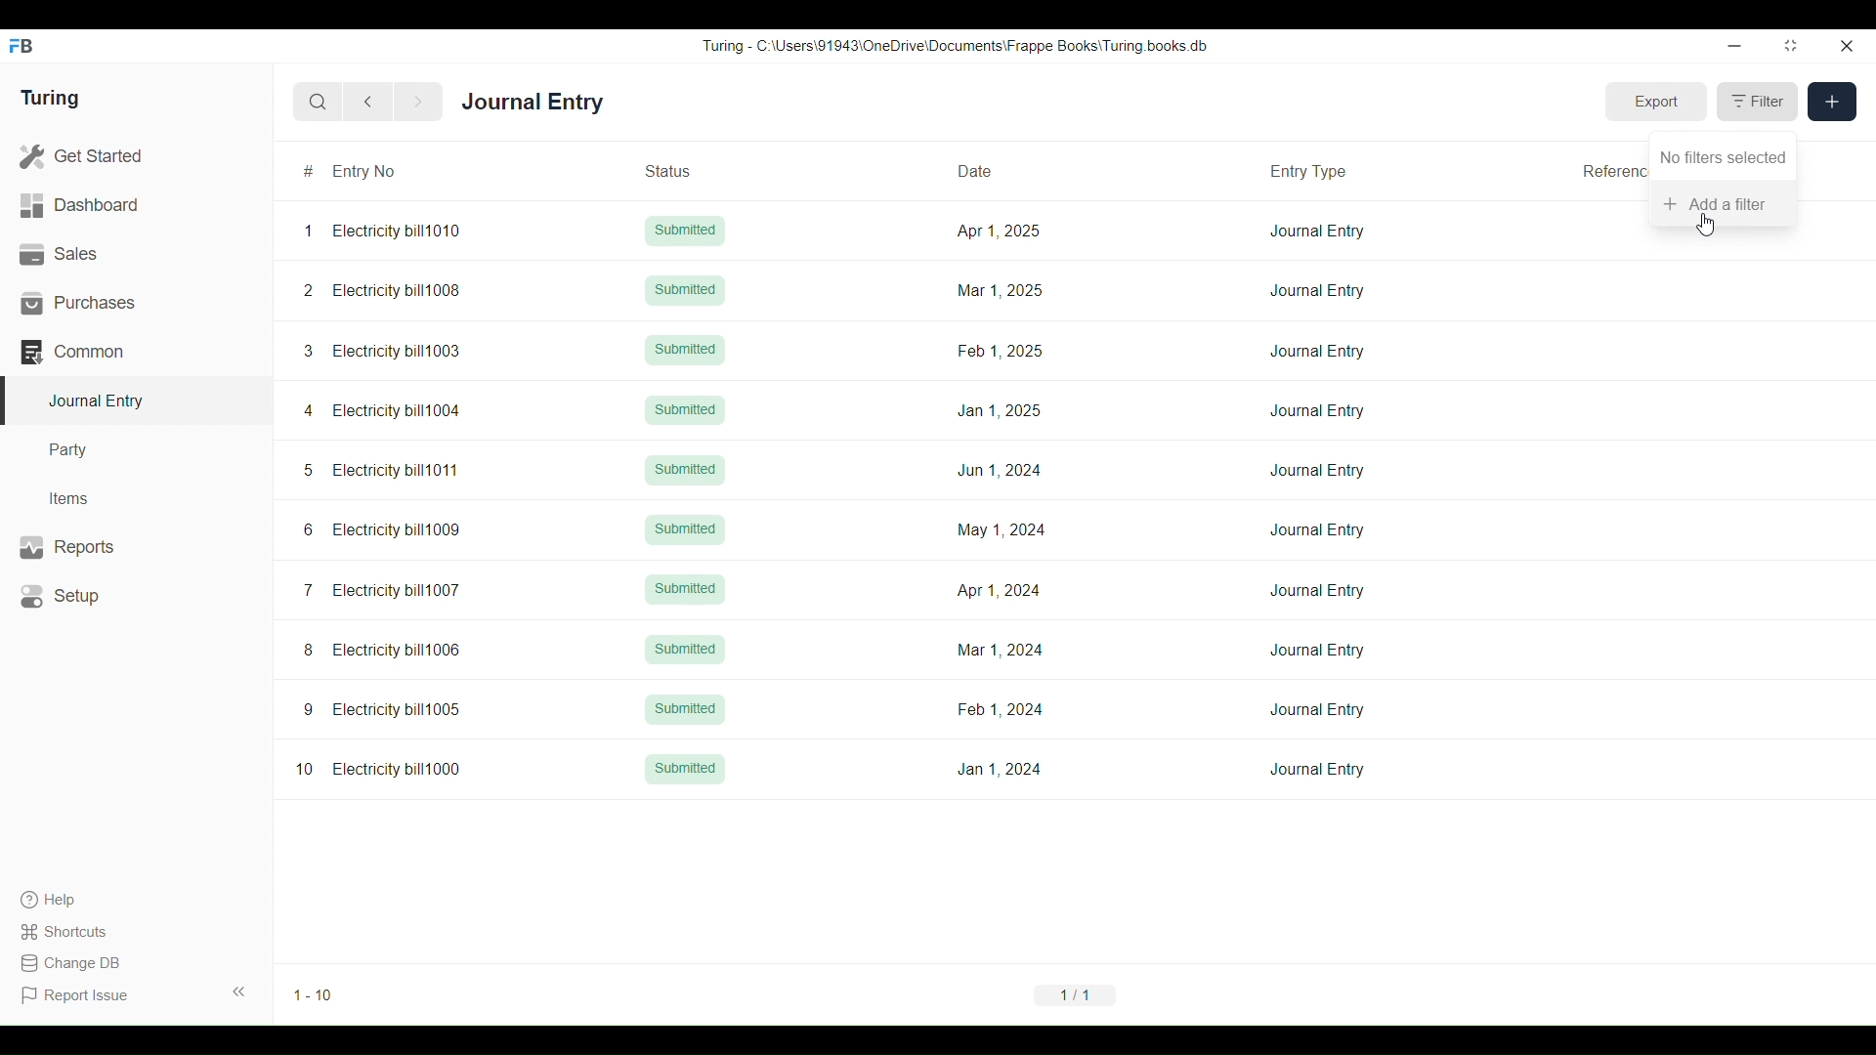  I want to click on Change dimension, so click(1791, 45).